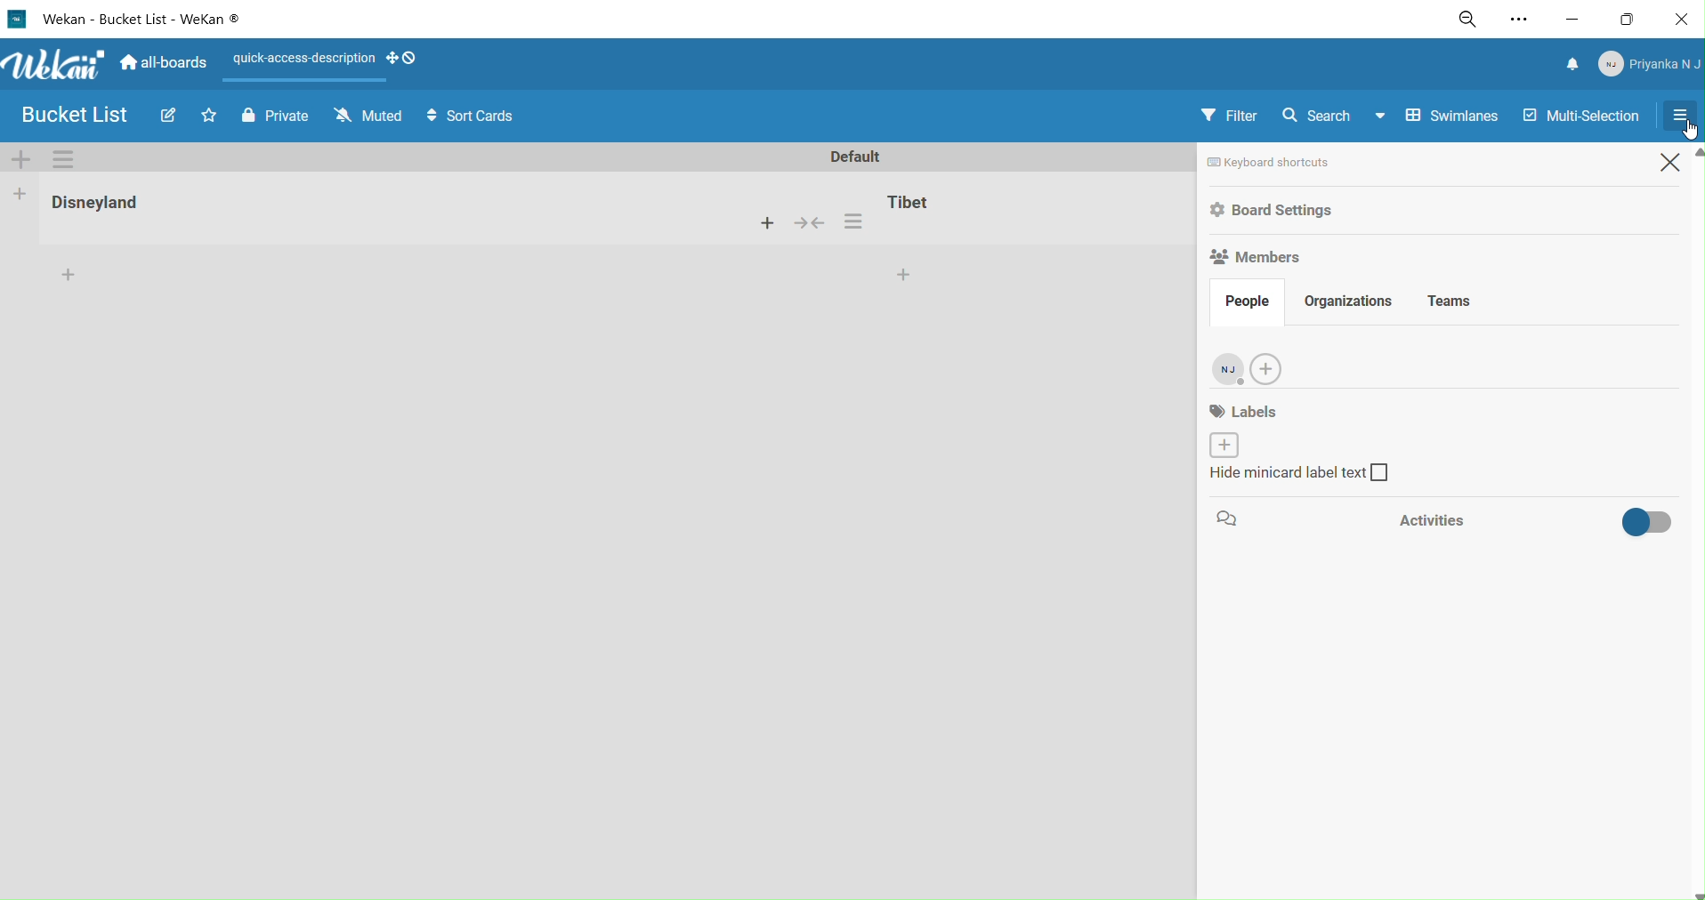 The width and height of the screenshot is (1705, 900). Describe the element at coordinates (1572, 18) in the screenshot. I see `minimize` at that location.